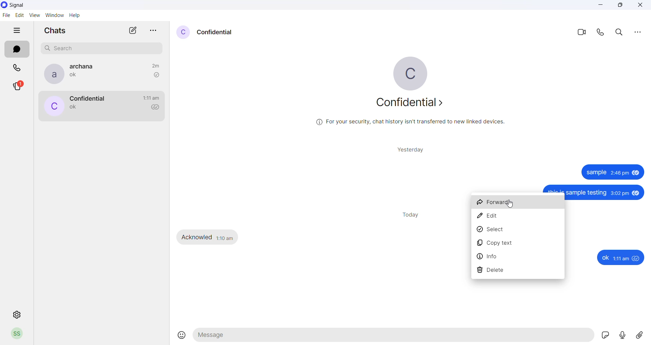 The width and height of the screenshot is (651, 345). Describe the element at coordinates (416, 74) in the screenshot. I see `profile picture` at that location.